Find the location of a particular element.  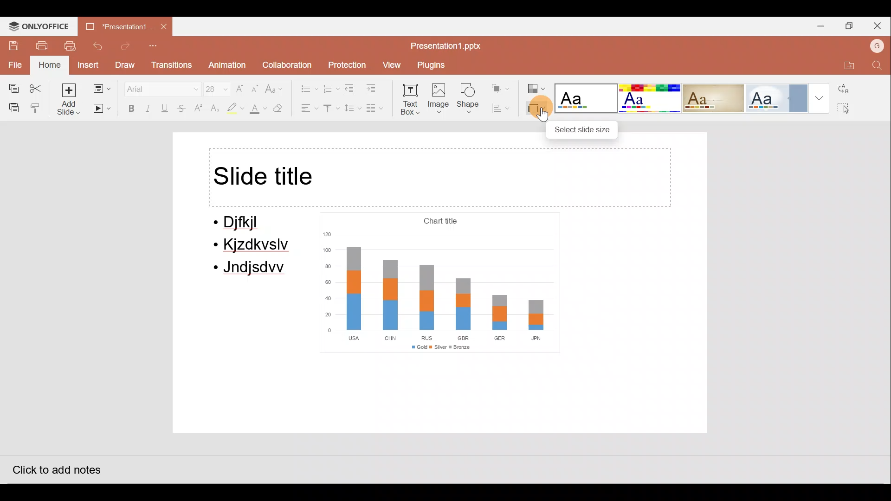

Change colour theme is located at coordinates (536, 85).